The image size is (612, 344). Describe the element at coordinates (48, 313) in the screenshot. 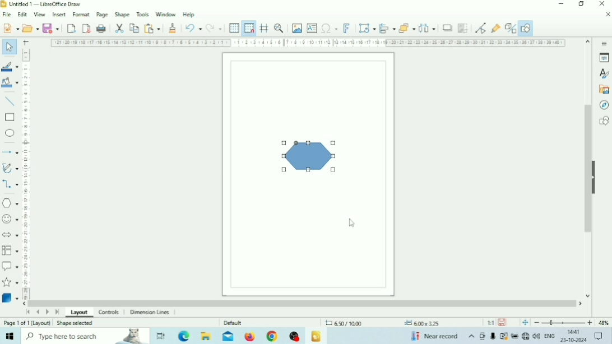

I see `Scroll to next page` at that location.